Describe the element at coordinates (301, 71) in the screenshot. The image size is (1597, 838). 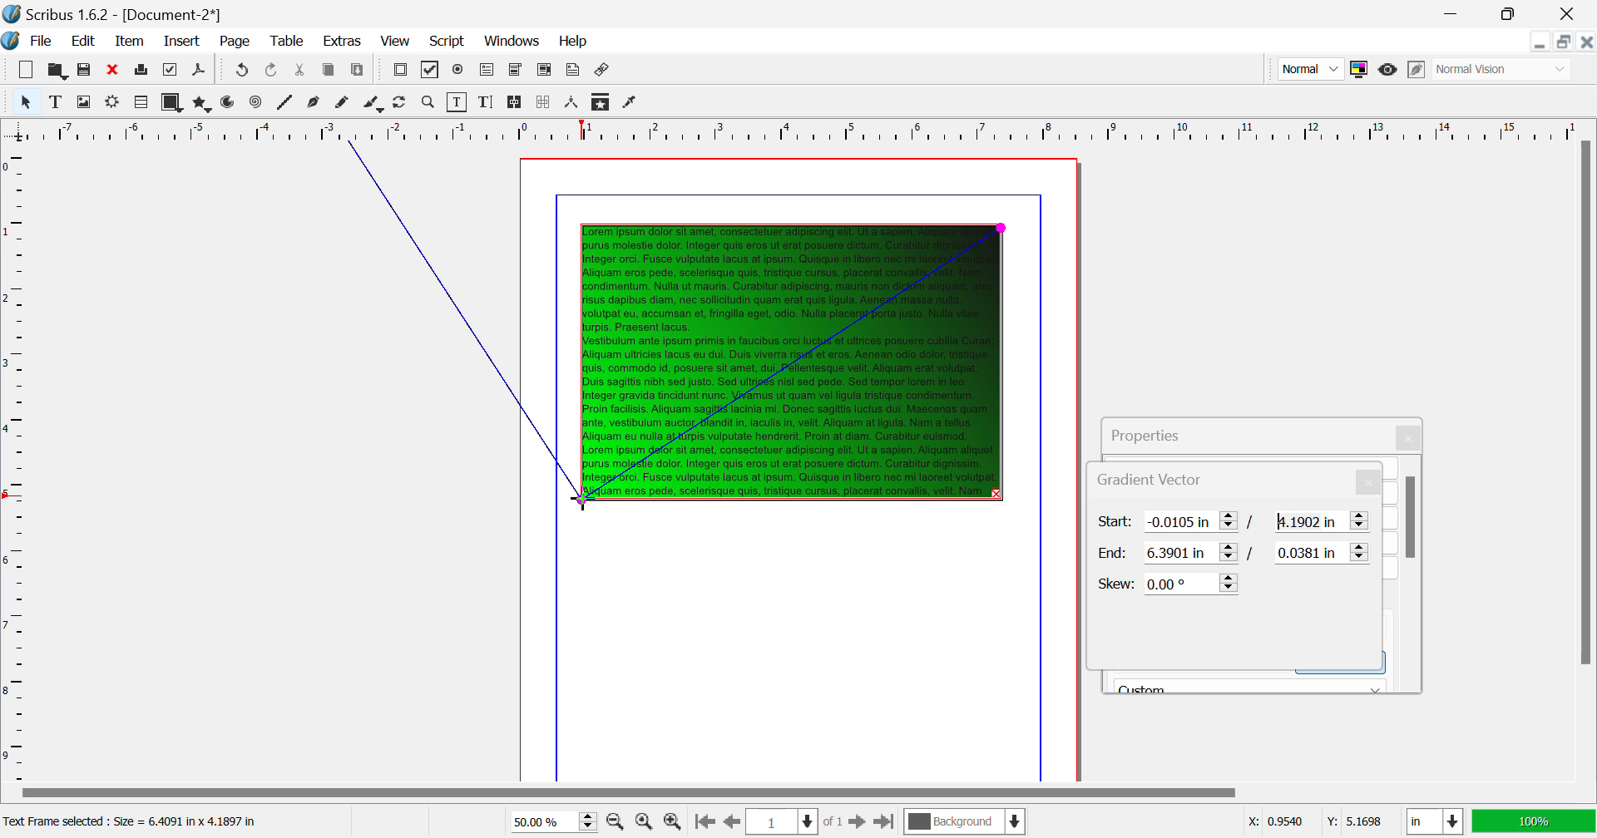
I see `Cut` at that location.